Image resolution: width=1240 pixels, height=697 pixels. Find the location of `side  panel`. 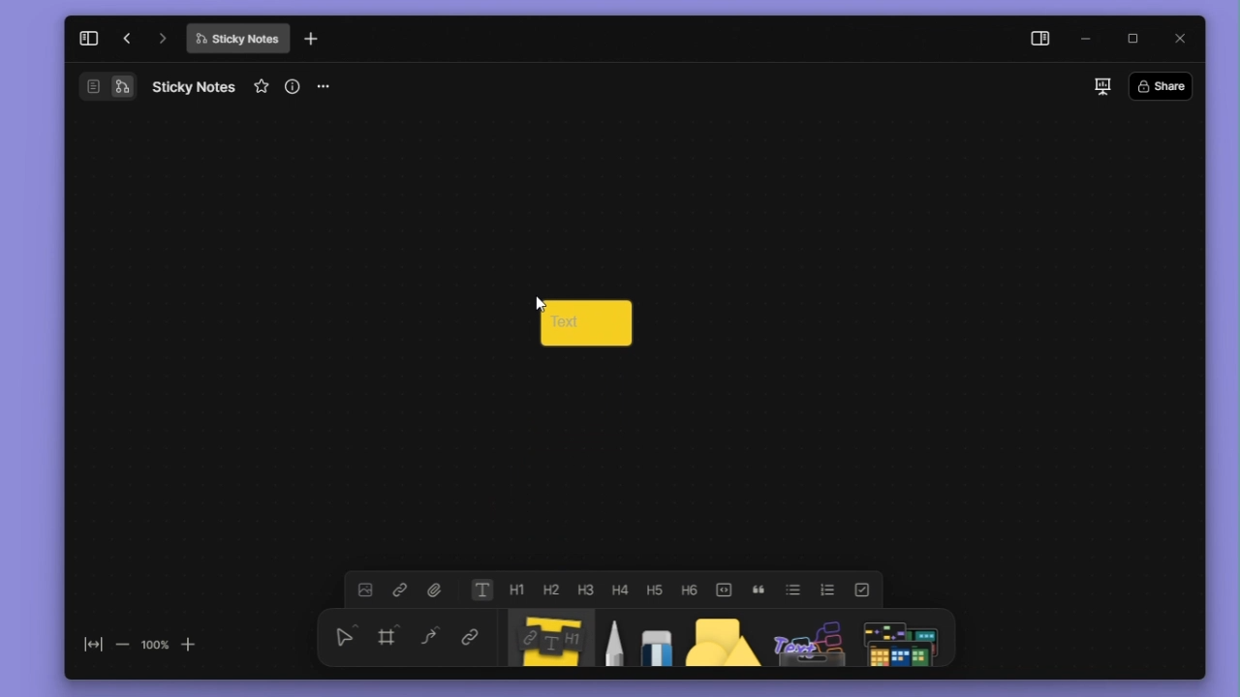

side  panel is located at coordinates (1037, 39).